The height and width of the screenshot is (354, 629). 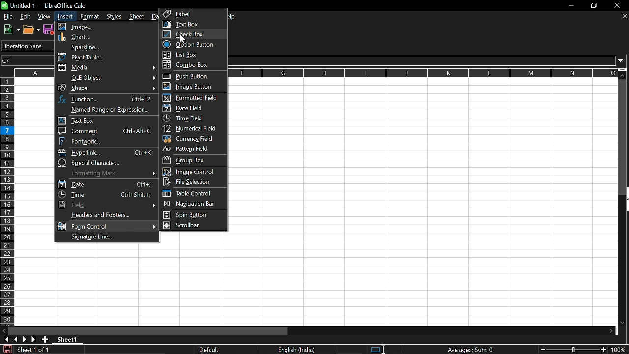 I want to click on Format, so click(x=88, y=17).